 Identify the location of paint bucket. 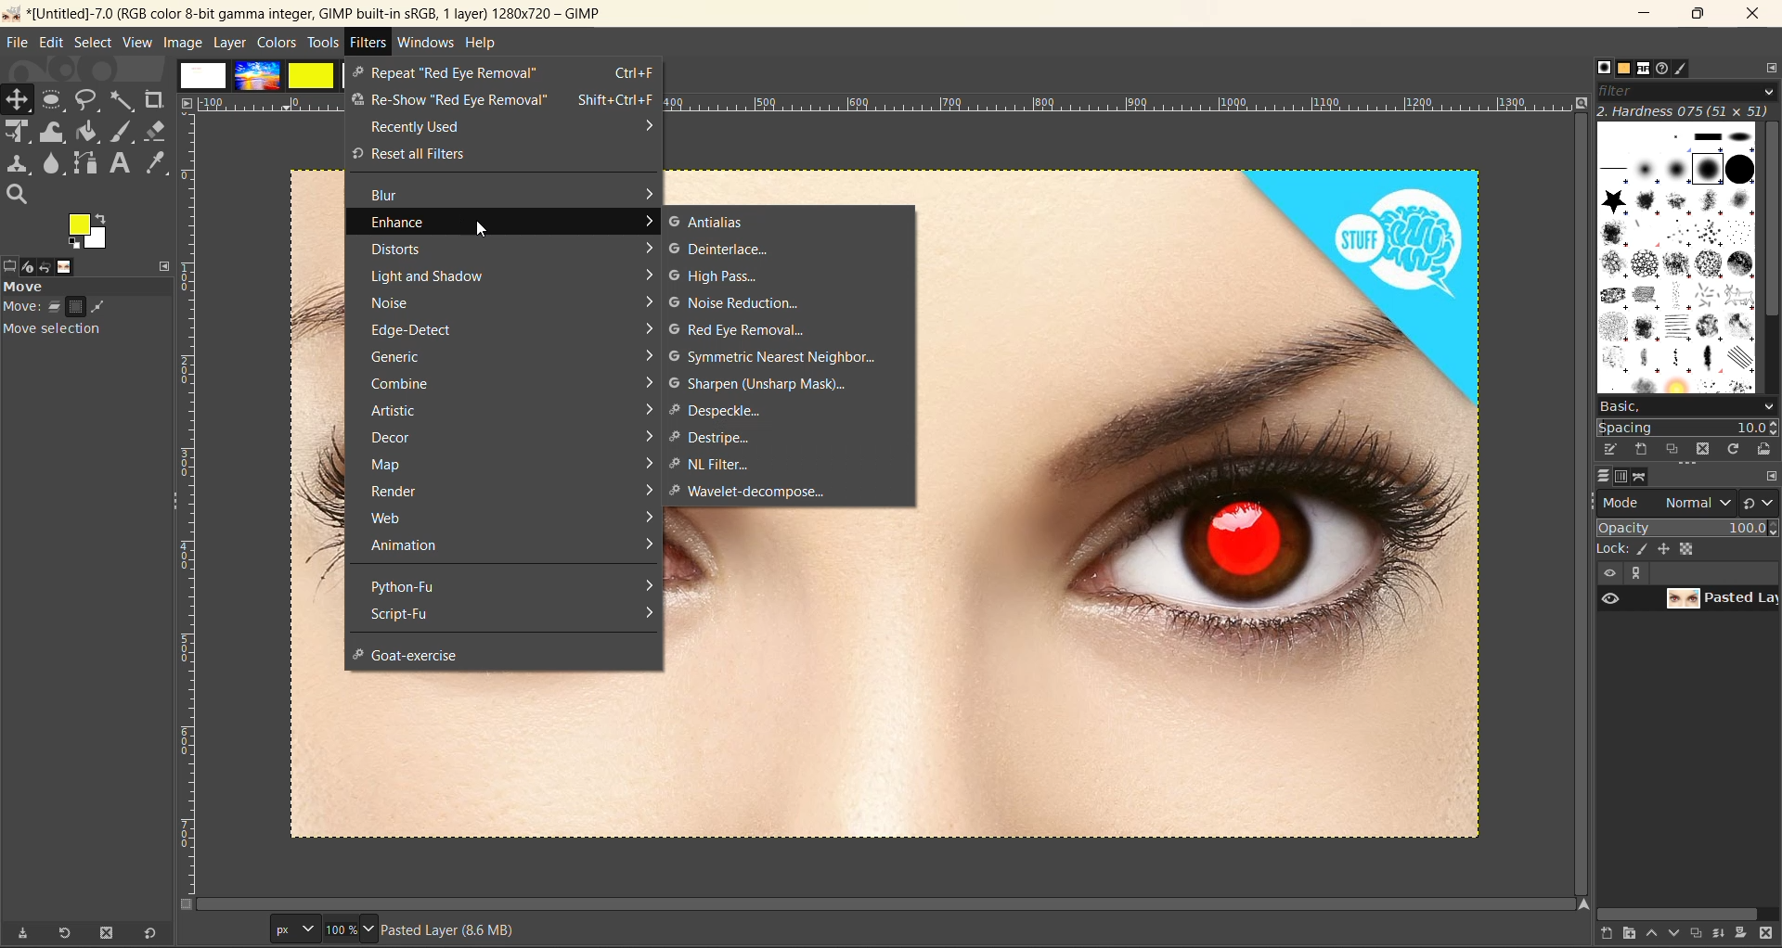
(88, 132).